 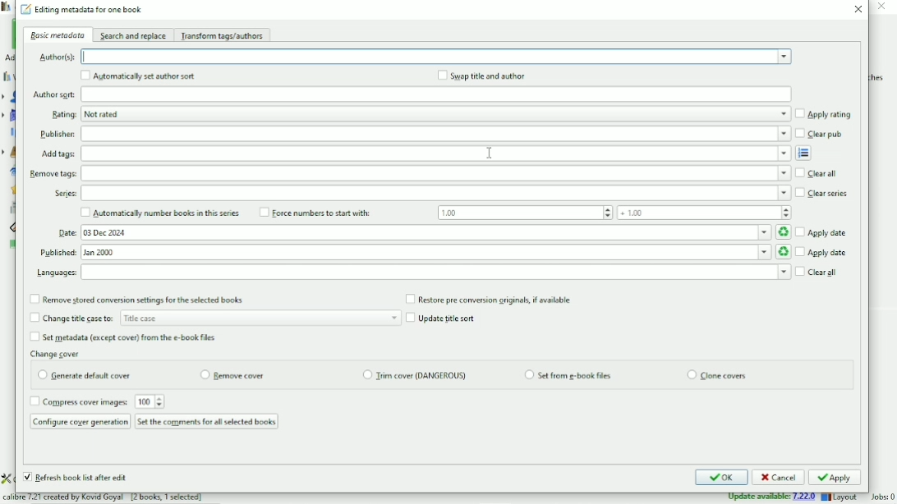 I want to click on Clear pub, so click(x=820, y=134).